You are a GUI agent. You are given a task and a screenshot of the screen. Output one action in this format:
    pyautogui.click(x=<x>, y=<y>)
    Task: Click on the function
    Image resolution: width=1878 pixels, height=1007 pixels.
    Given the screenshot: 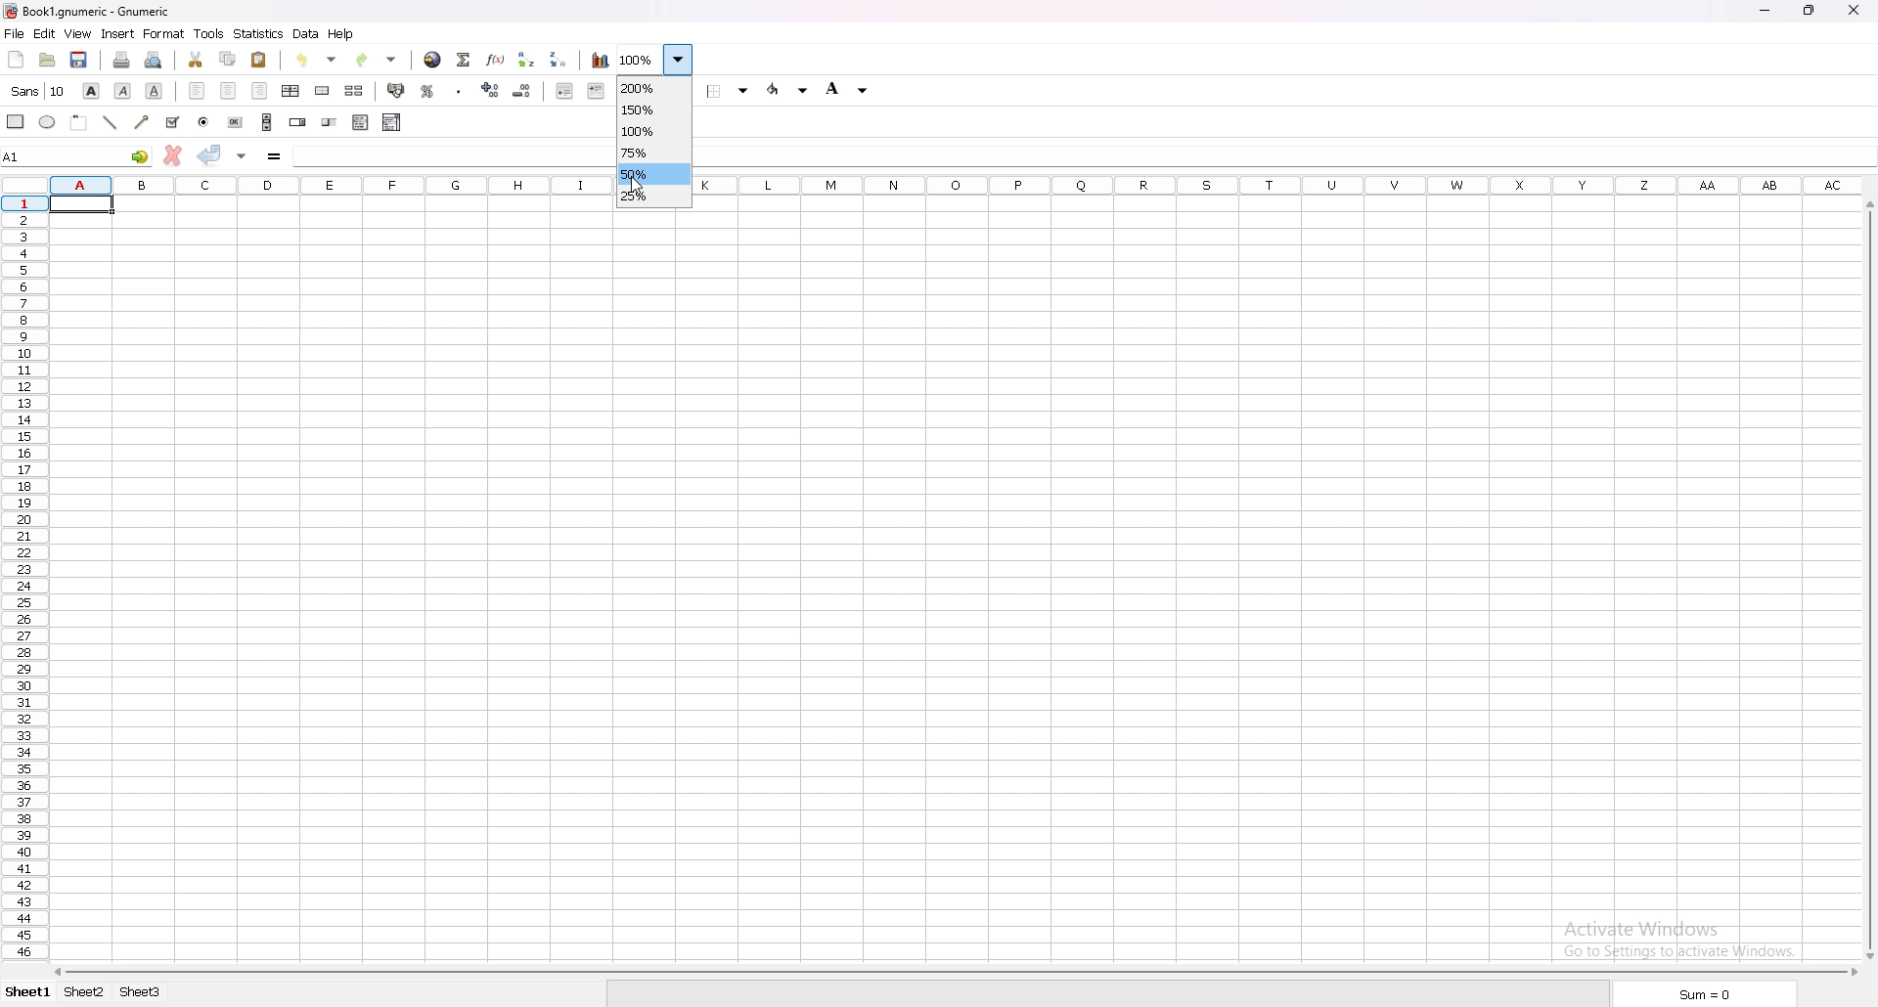 What is the action you would take?
    pyautogui.click(x=495, y=60)
    